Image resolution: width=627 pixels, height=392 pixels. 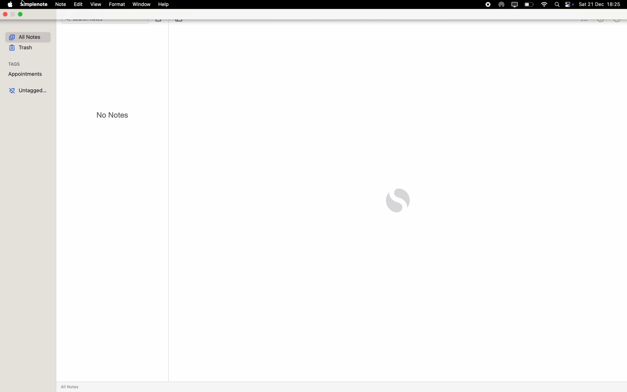 I want to click on more options, so click(x=617, y=22).